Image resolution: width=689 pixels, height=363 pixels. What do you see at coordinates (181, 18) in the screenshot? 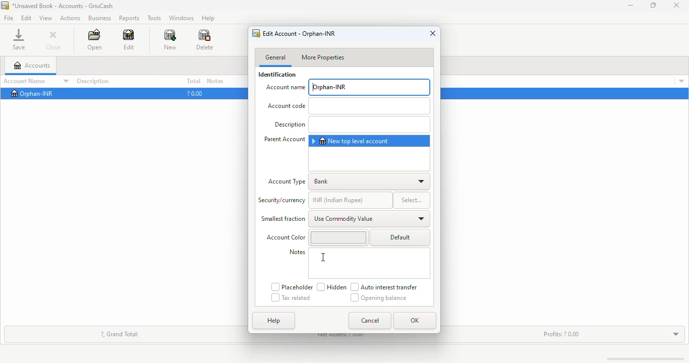
I see `windows` at bounding box center [181, 18].